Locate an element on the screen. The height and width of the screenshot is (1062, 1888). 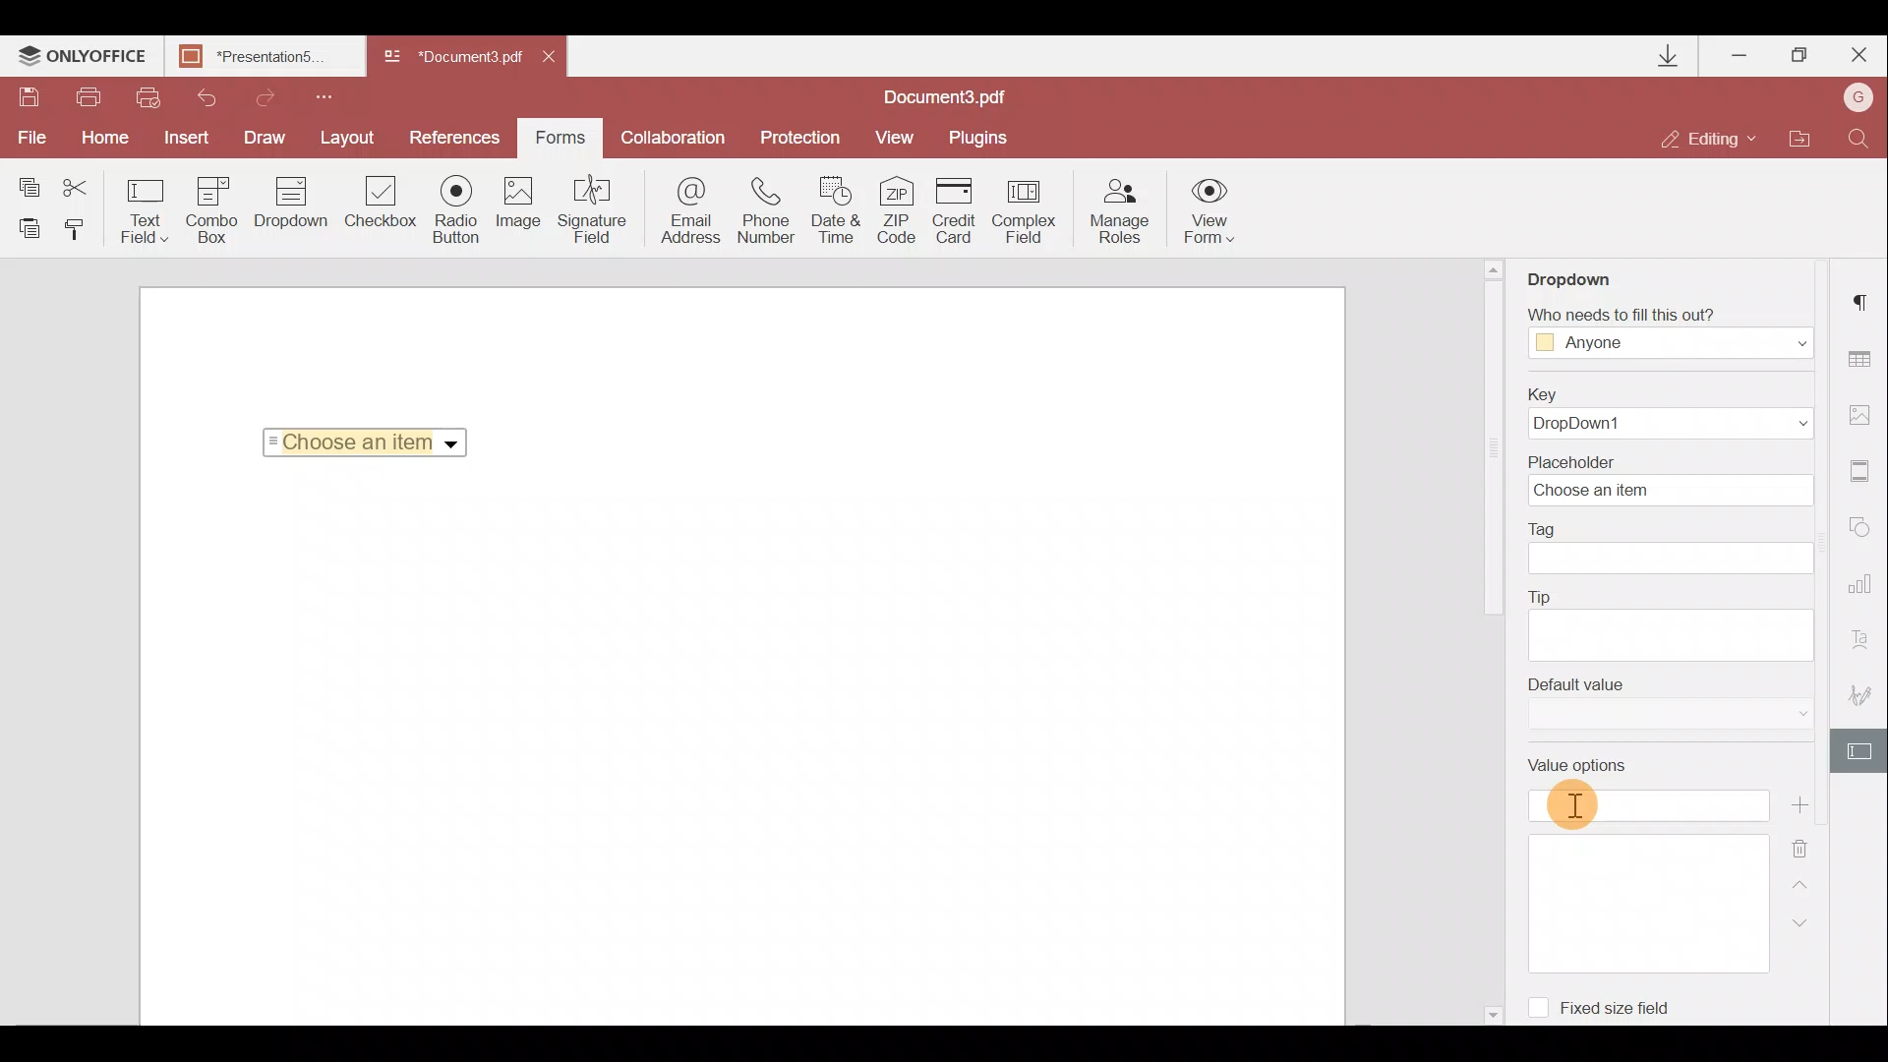
Account name is located at coordinates (1853, 99).